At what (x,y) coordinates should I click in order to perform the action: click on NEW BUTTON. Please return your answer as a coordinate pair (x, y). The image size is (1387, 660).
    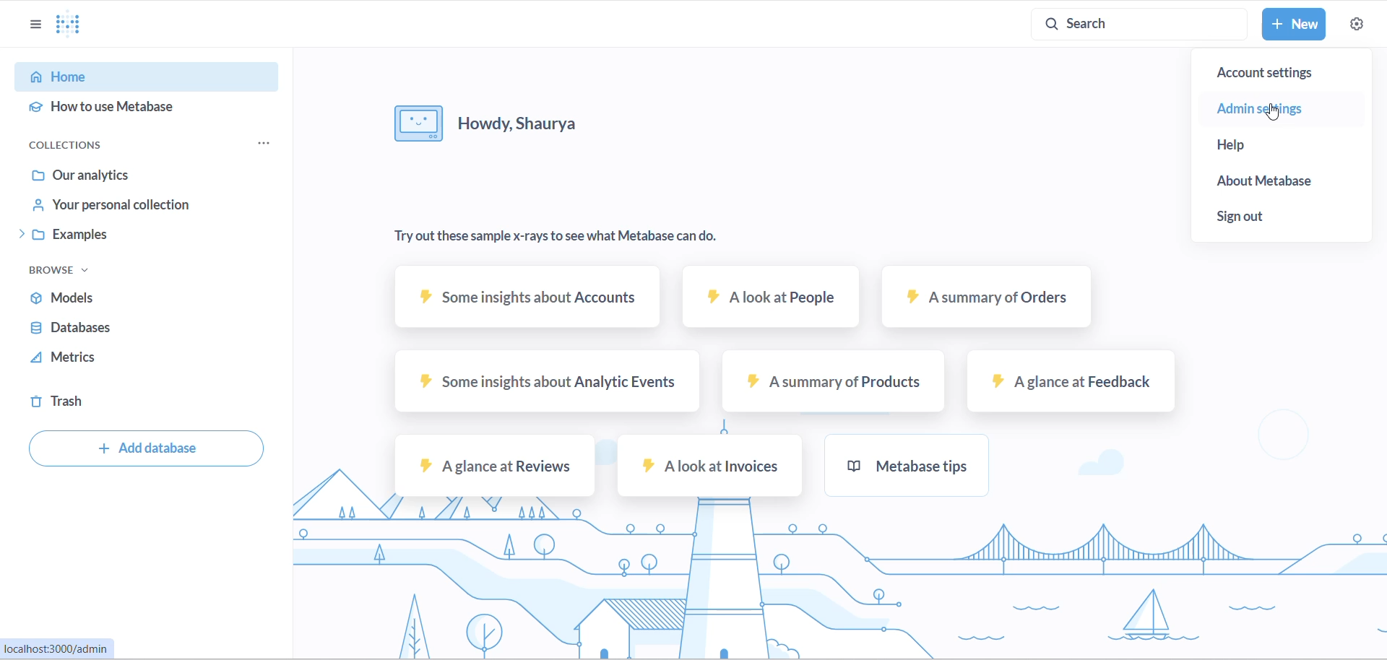
    Looking at the image, I should click on (1295, 24).